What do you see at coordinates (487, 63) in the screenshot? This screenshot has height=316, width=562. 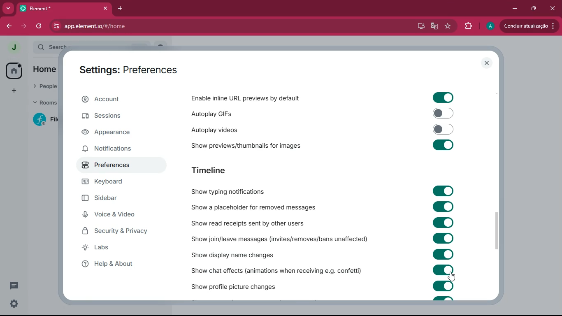 I see `close` at bounding box center [487, 63].